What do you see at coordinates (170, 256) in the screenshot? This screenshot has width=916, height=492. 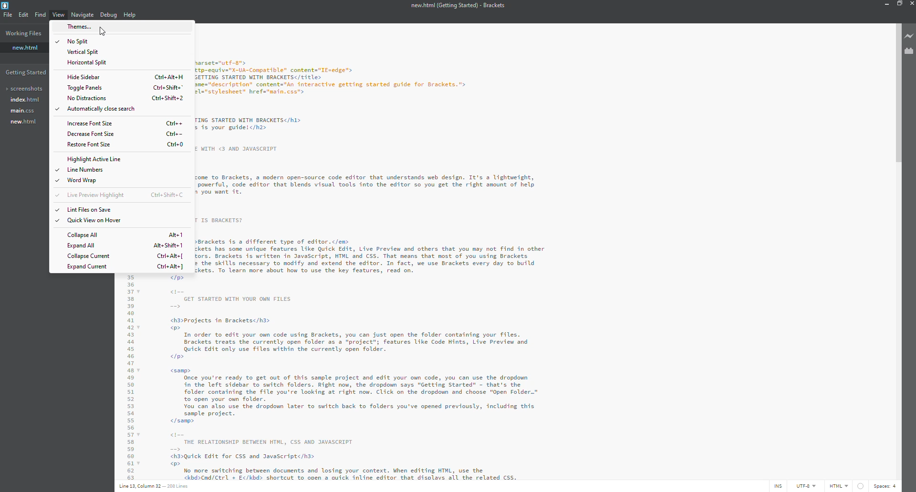 I see `shortcut` at bounding box center [170, 256].